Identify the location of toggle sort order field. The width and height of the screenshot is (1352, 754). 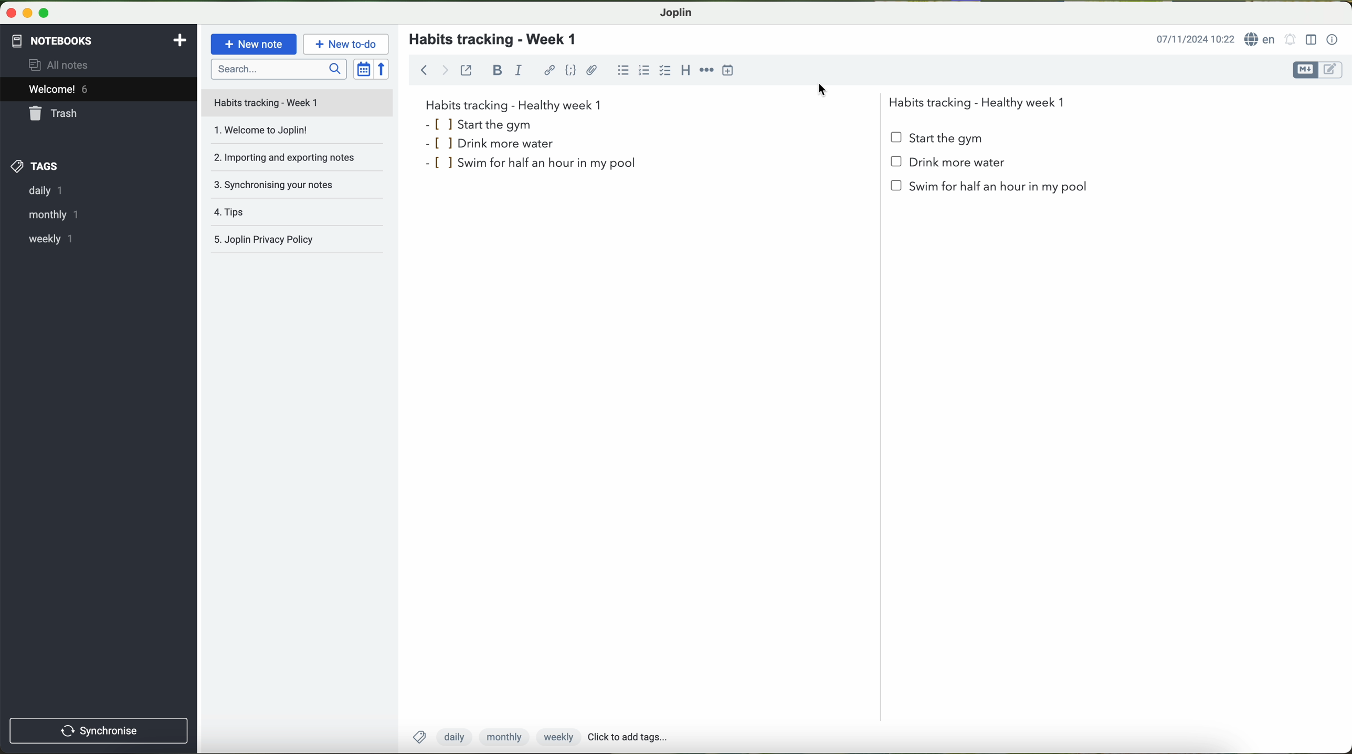
(363, 69).